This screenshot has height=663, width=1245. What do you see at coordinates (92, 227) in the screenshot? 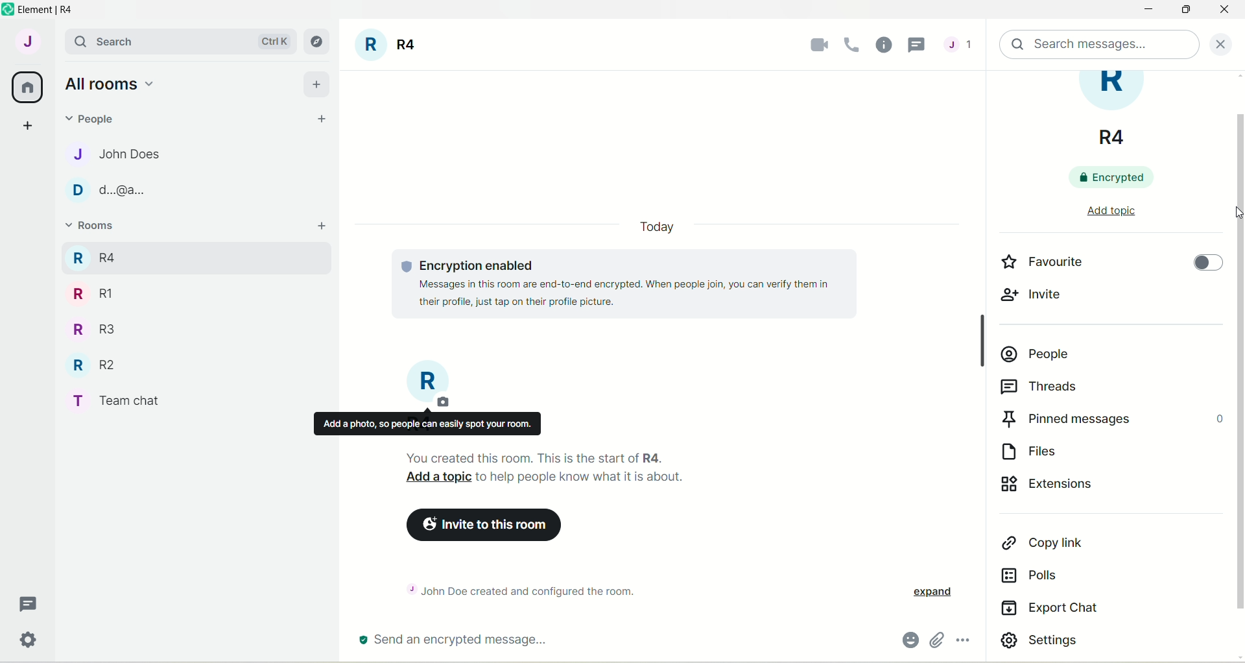
I see `rooms` at bounding box center [92, 227].